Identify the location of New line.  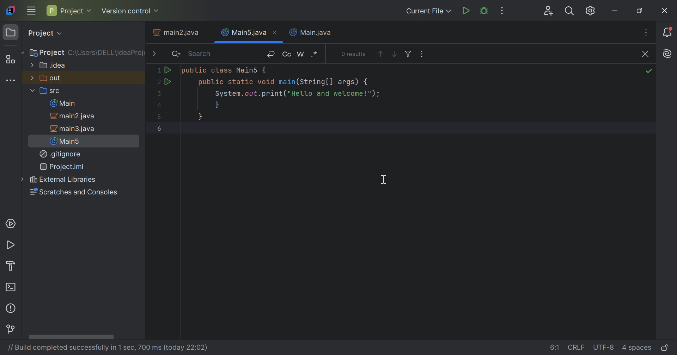
(273, 54).